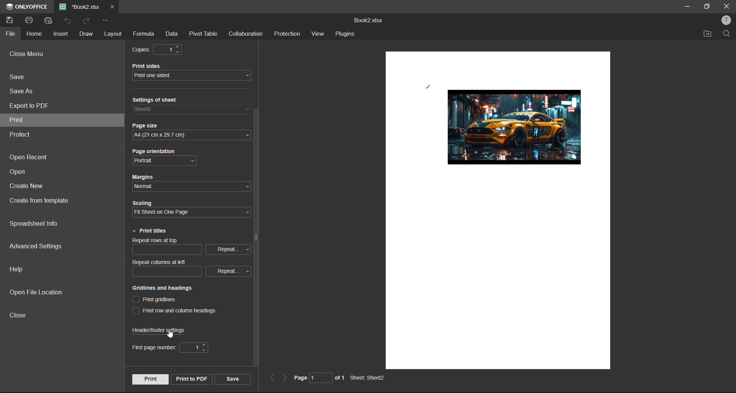 The image size is (736, 393). What do you see at coordinates (71, 22) in the screenshot?
I see `undo` at bounding box center [71, 22].